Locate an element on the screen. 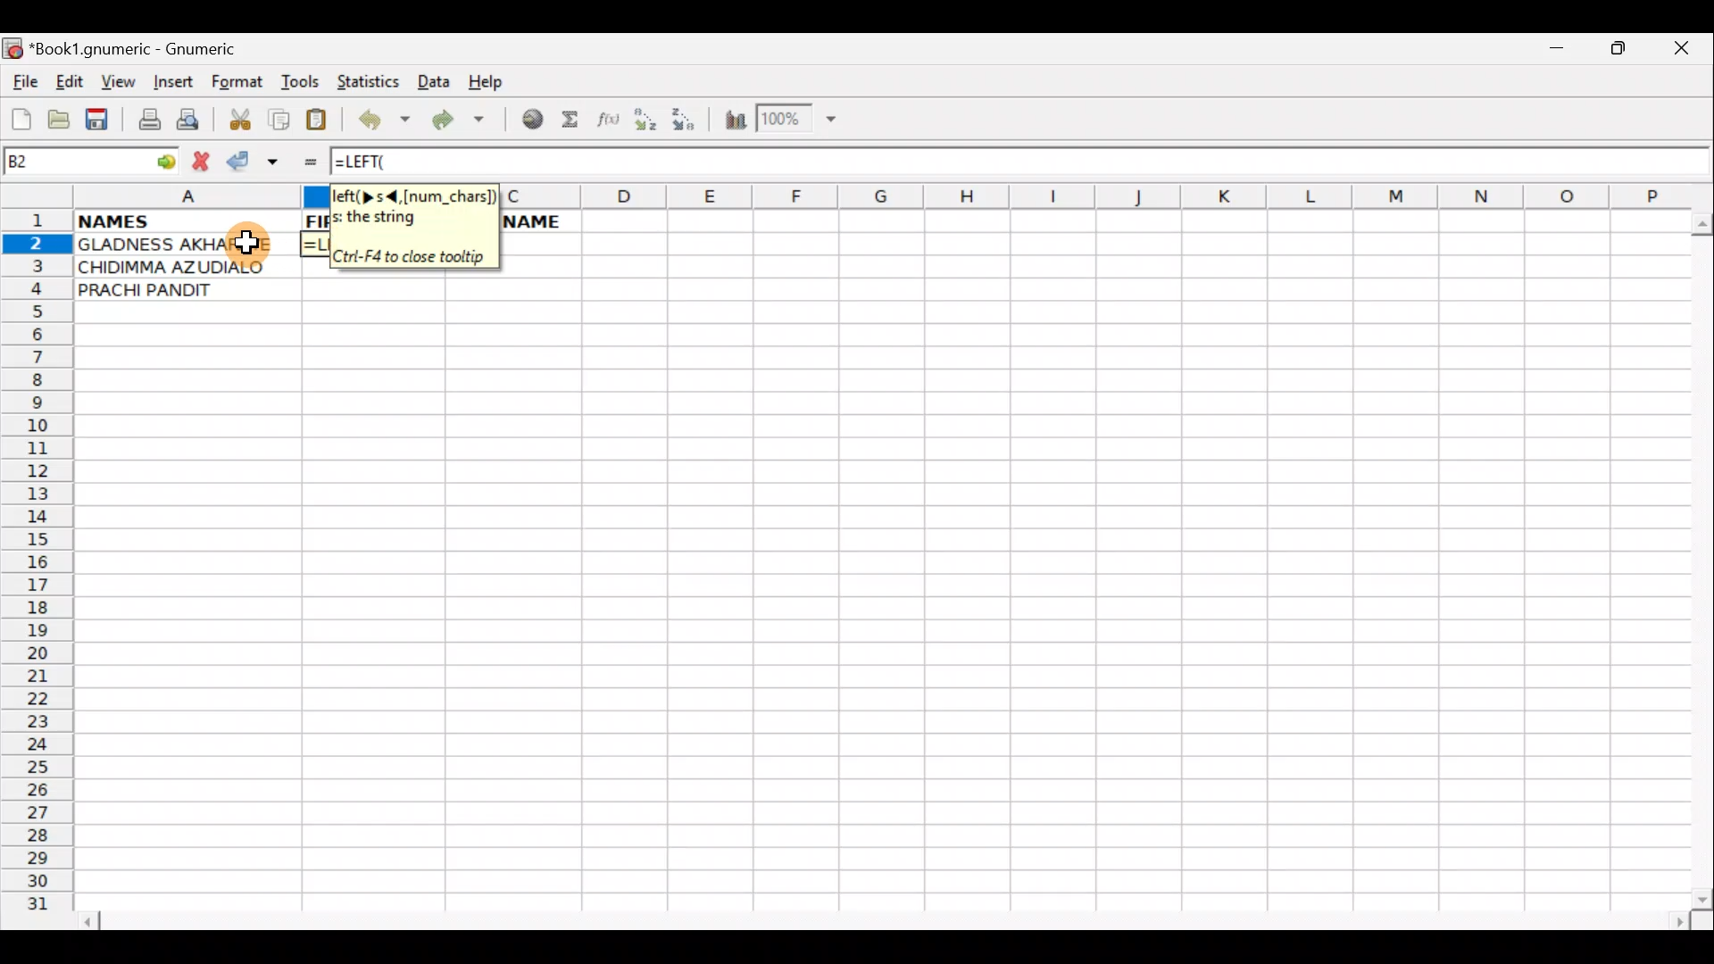 The height and width of the screenshot is (964, 1714). Open a file is located at coordinates (62, 117).